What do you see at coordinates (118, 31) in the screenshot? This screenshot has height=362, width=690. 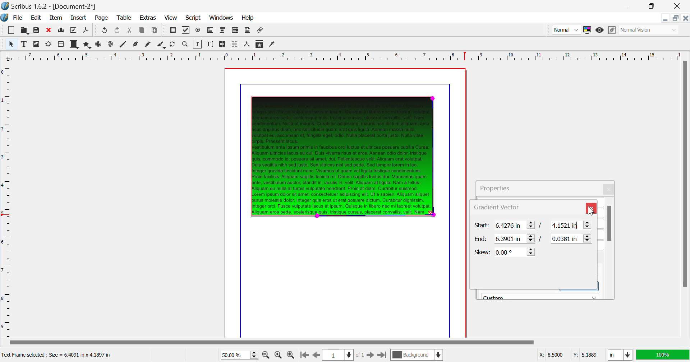 I see `Undo` at bounding box center [118, 31].